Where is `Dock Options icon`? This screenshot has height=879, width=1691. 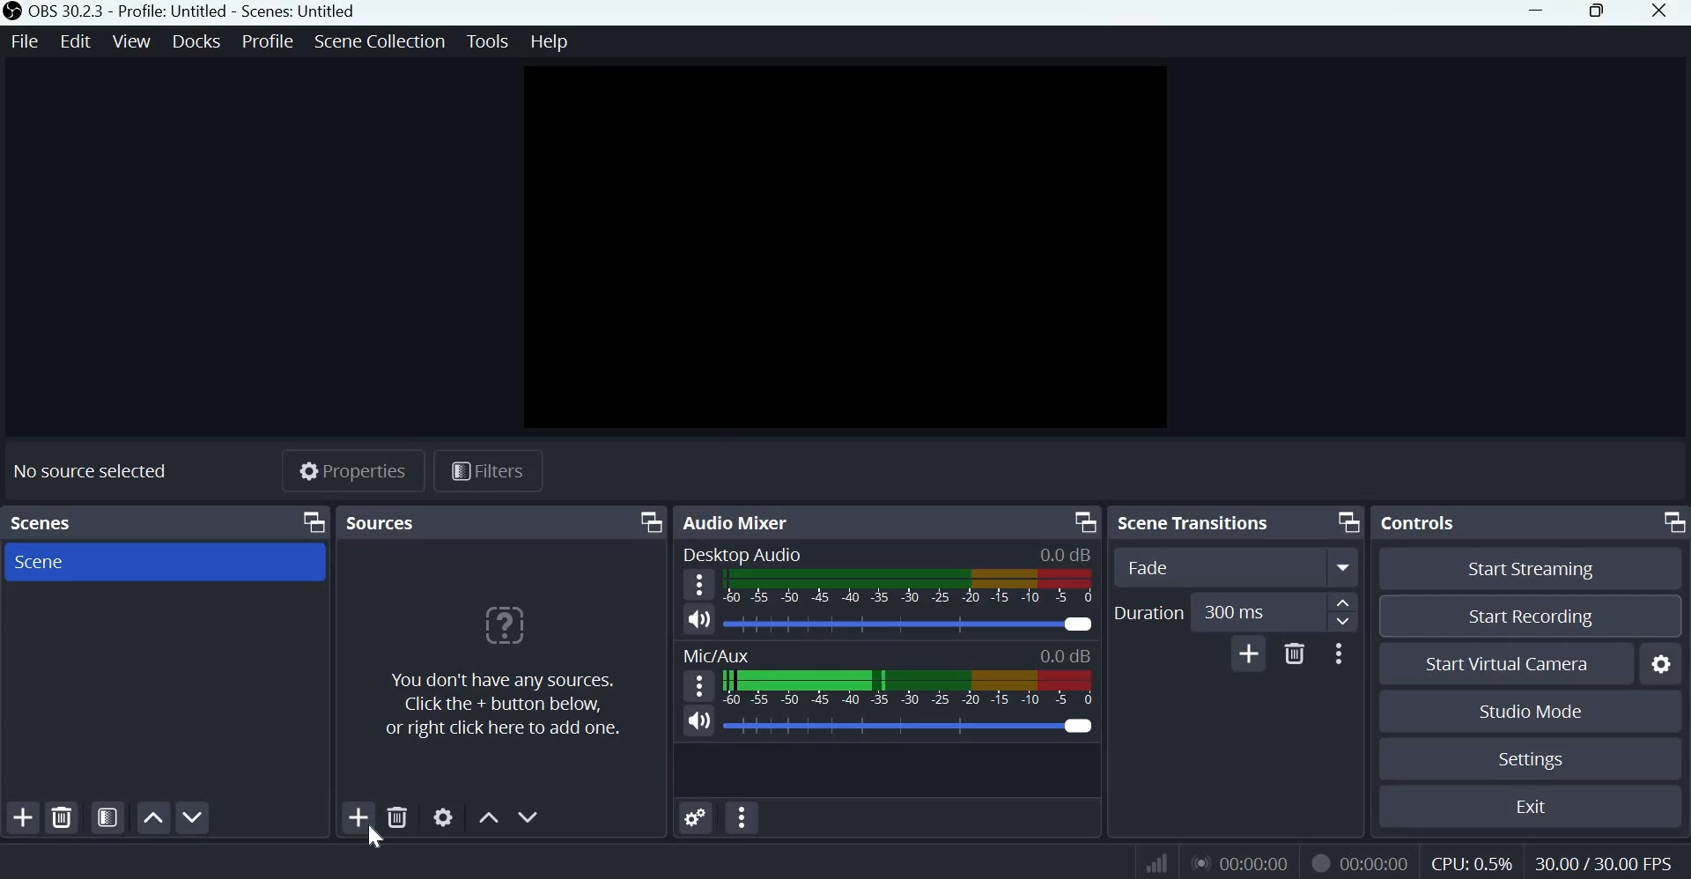
Dock Options icon is located at coordinates (1670, 523).